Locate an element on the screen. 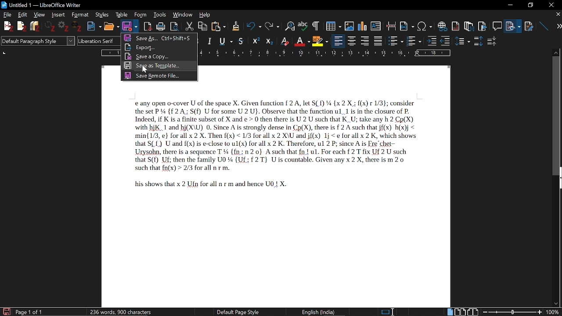 Image resolution: width=562 pixels, height=316 pixels. Undo is located at coordinates (251, 26).